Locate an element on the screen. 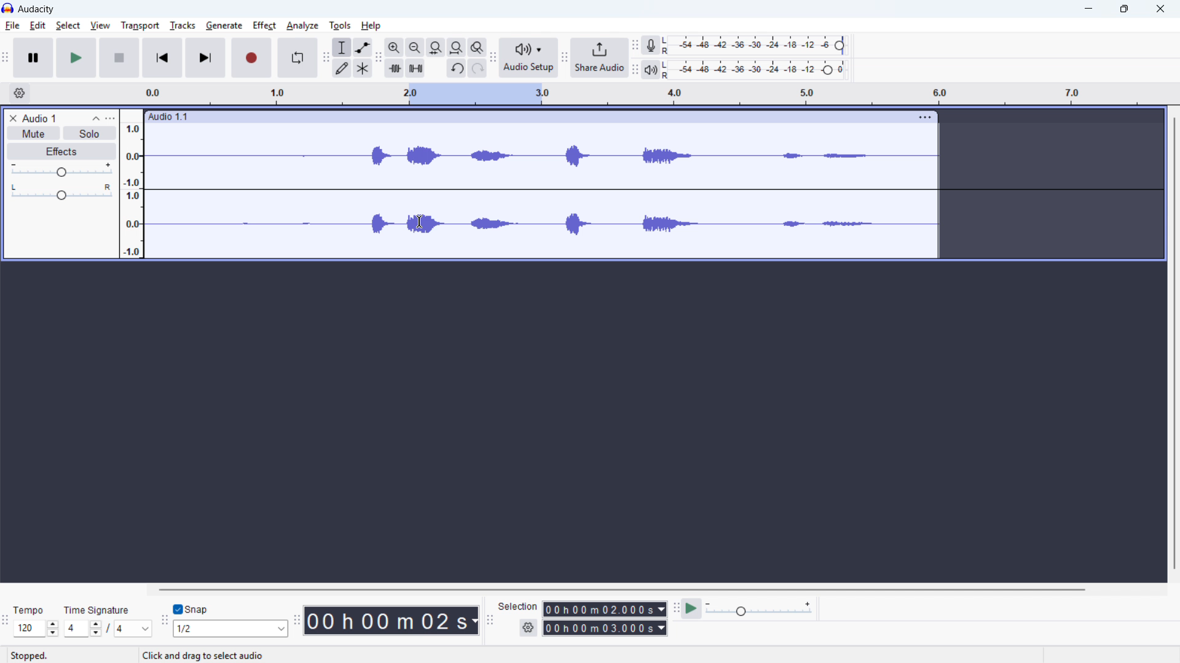 The height and width of the screenshot is (663, 1180). pan: centre is located at coordinates (61, 192).